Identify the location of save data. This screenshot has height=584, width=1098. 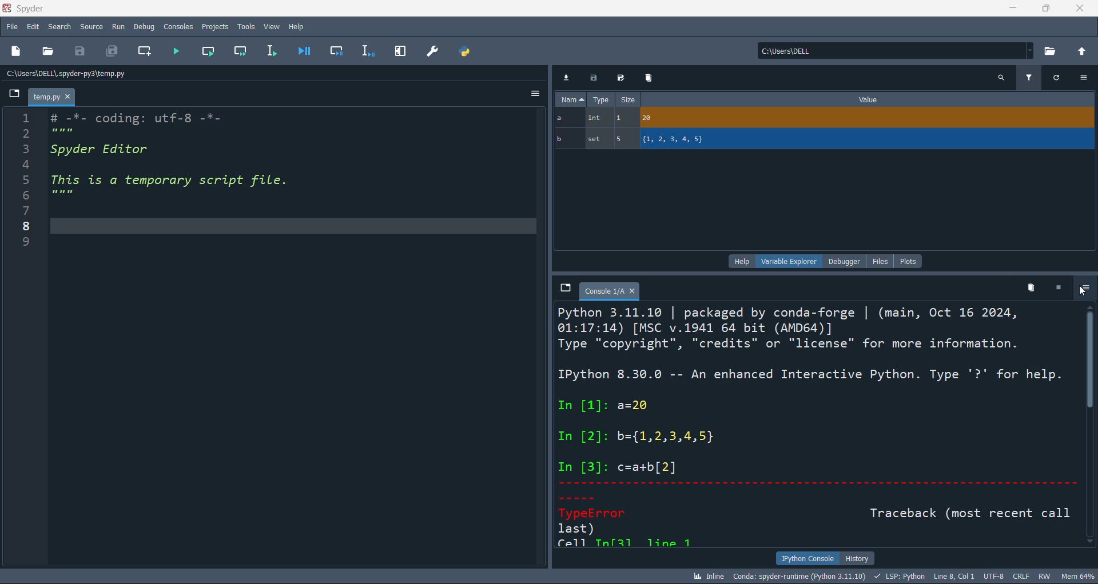
(592, 78).